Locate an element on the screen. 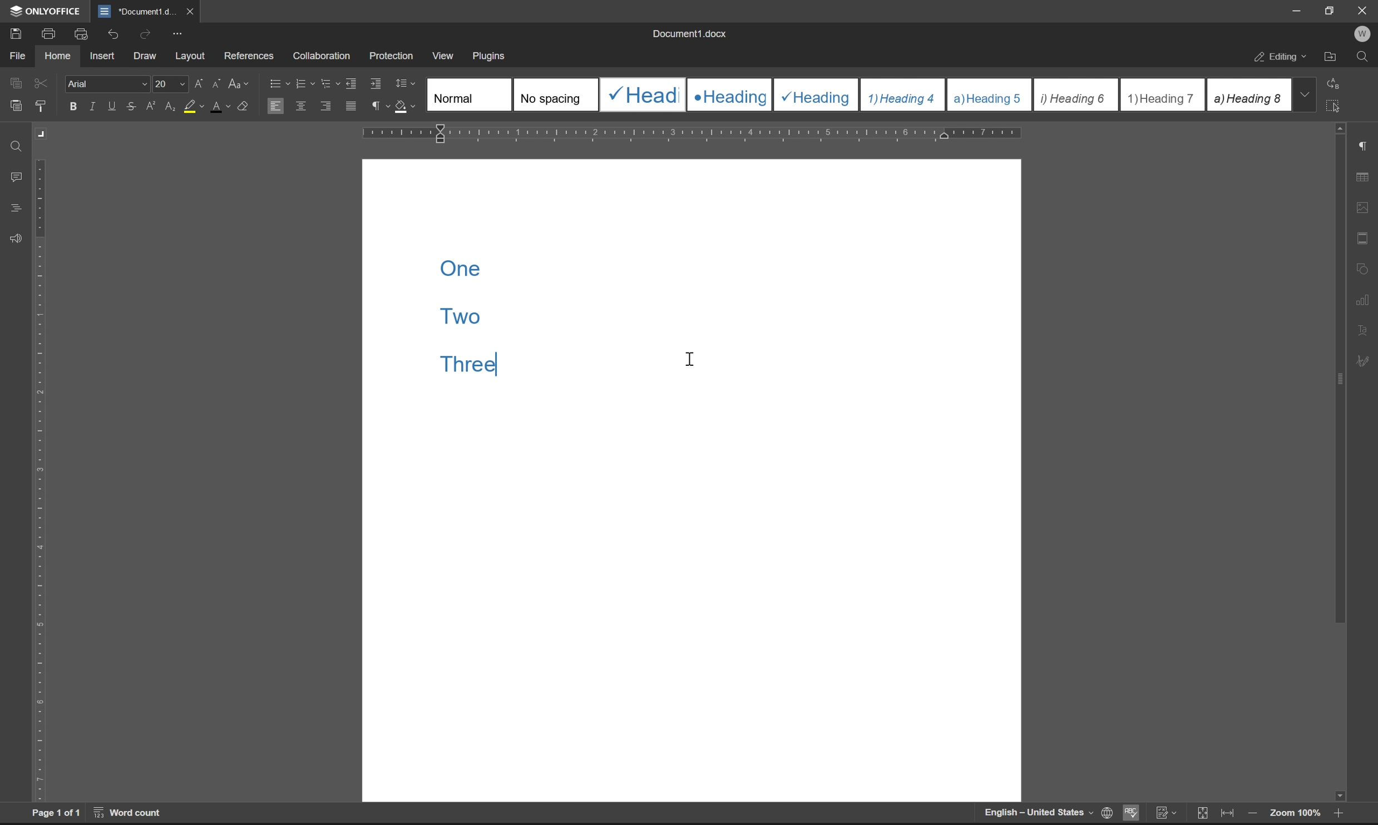 The height and width of the screenshot is (825, 1378). comments is located at coordinates (18, 177).